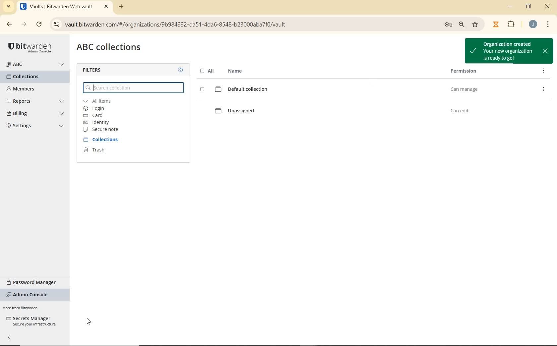 This screenshot has width=557, height=346. What do you see at coordinates (62, 125) in the screenshot?
I see `dropdown` at bounding box center [62, 125].